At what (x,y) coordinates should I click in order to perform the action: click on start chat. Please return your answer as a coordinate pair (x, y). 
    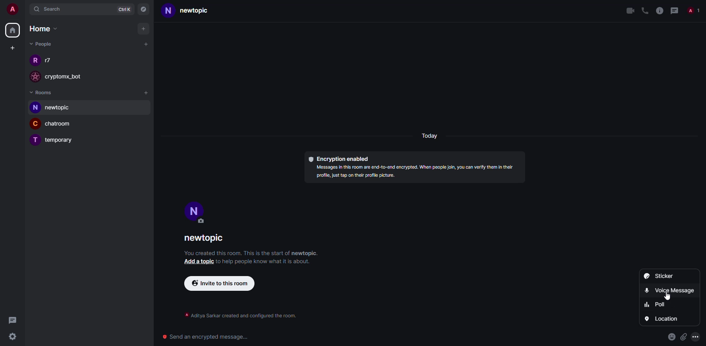
    Looking at the image, I should click on (145, 44).